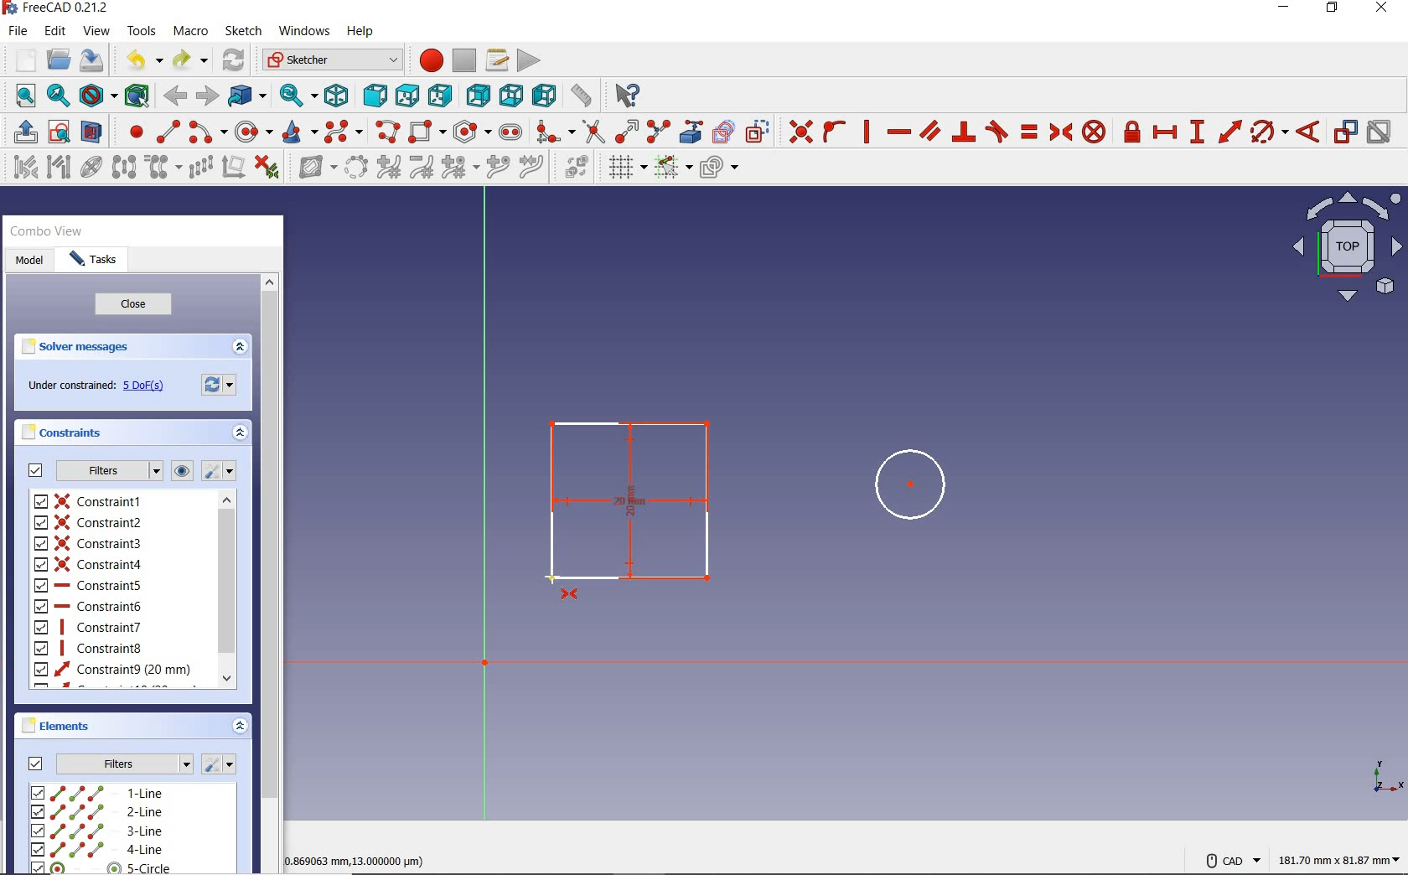 The image size is (1408, 875). What do you see at coordinates (75, 348) in the screenshot?
I see `solver messages` at bounding box center [75, 348].